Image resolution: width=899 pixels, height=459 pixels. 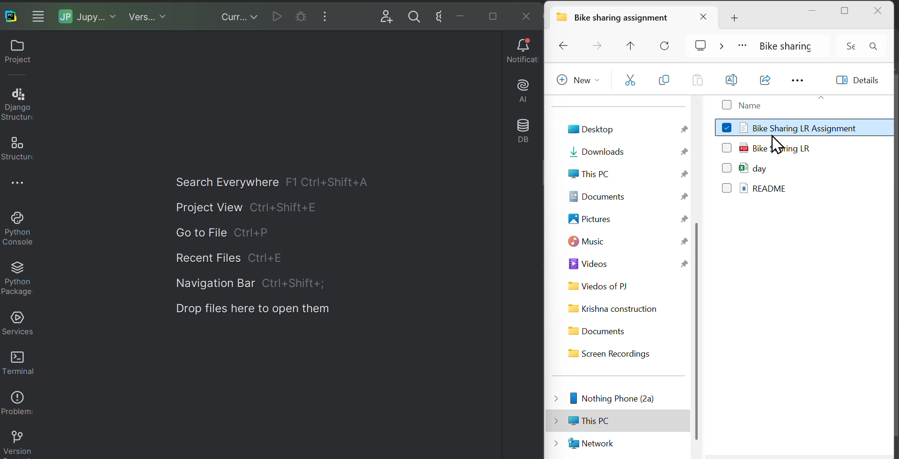 I want to click on Checkbox, so click(x=727, y=190).